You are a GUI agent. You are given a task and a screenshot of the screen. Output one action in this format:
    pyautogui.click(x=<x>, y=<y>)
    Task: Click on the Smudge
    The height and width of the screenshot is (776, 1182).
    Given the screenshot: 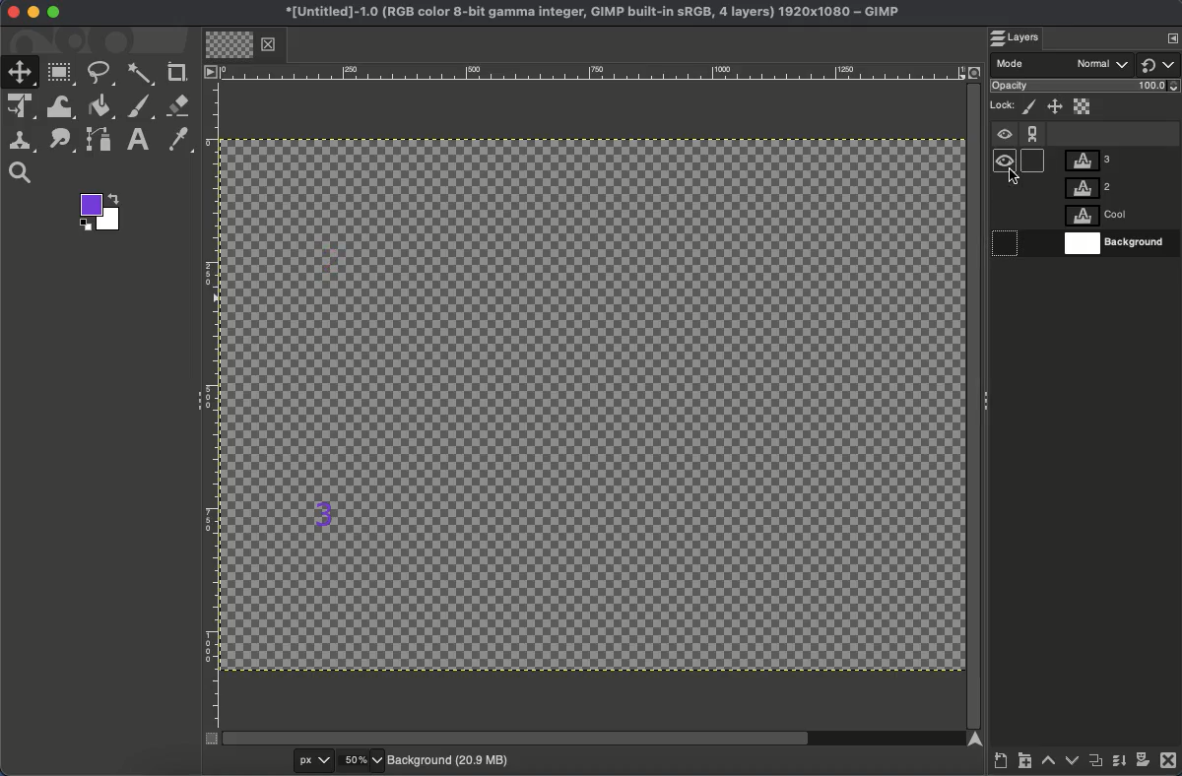 What is the action you would take?
    pyautogui.click(x=60, y=141)
    